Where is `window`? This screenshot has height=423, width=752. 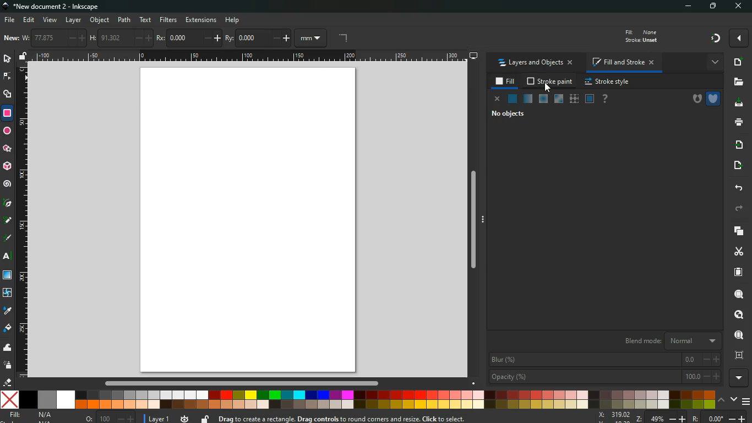
window is located at coordinates (8, 276).